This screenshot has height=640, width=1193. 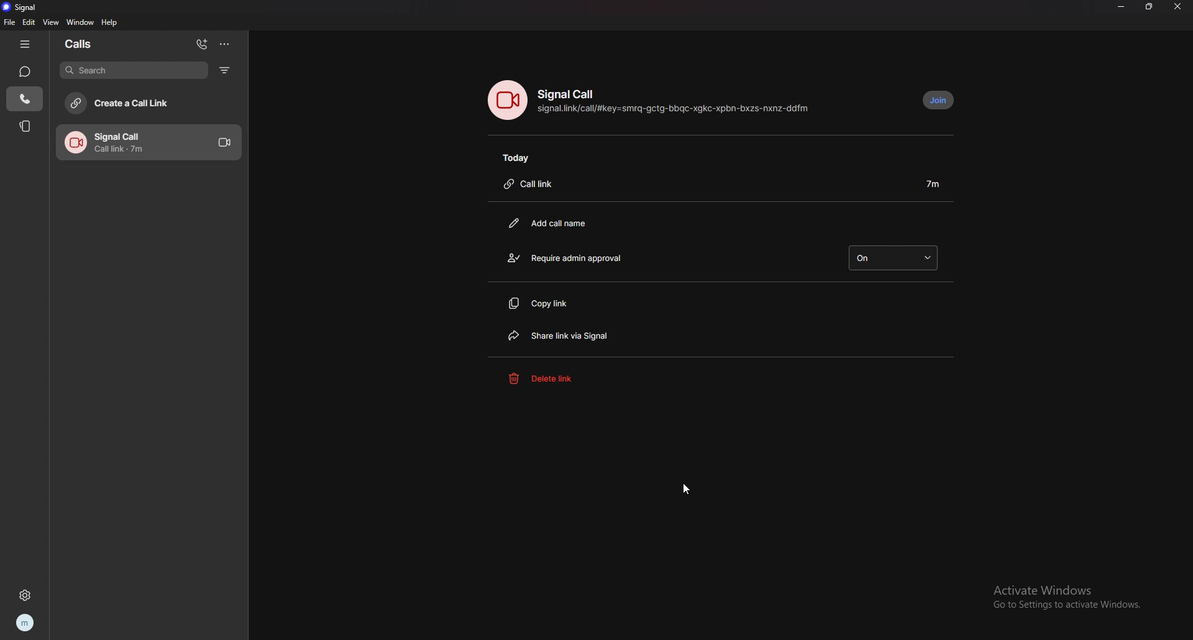 I want to click on signal, so click(x=24, y=7).